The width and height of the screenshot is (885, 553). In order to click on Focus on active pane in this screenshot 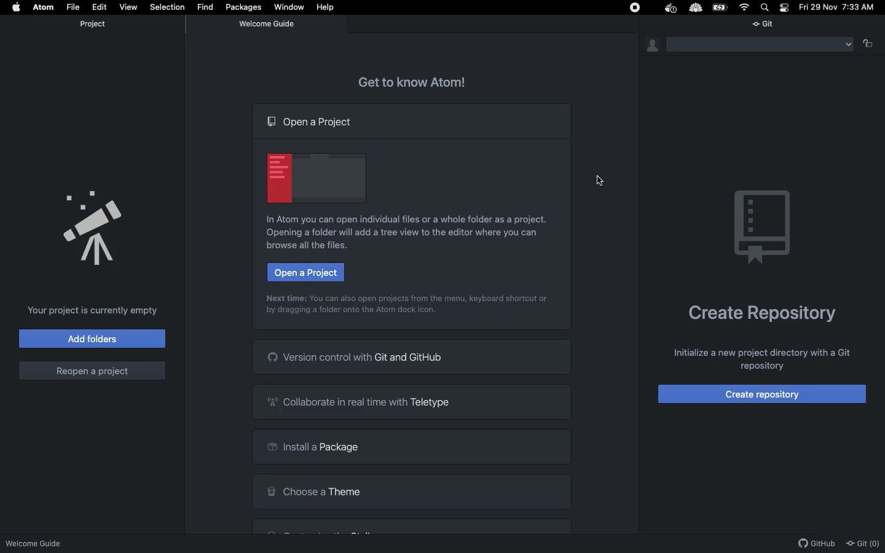, I will do `click(872, 44)`.